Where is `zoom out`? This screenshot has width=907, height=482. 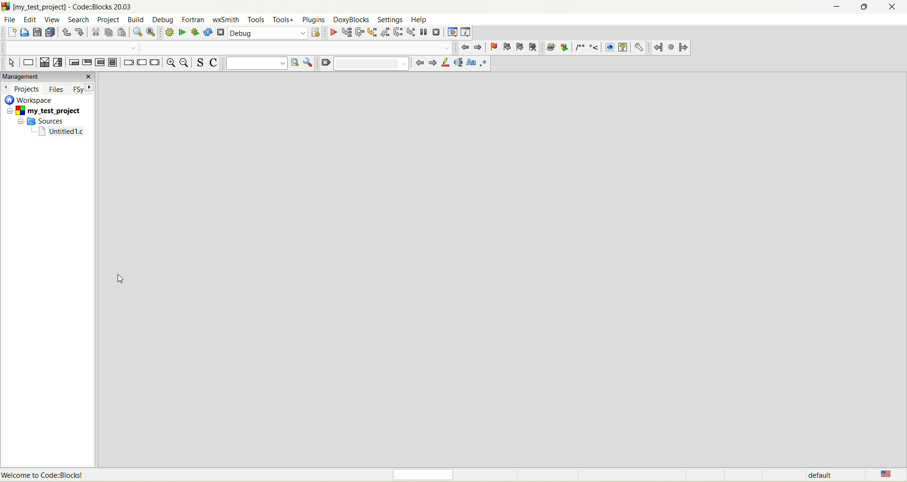
zoom out is located at coordinates (185, 63).